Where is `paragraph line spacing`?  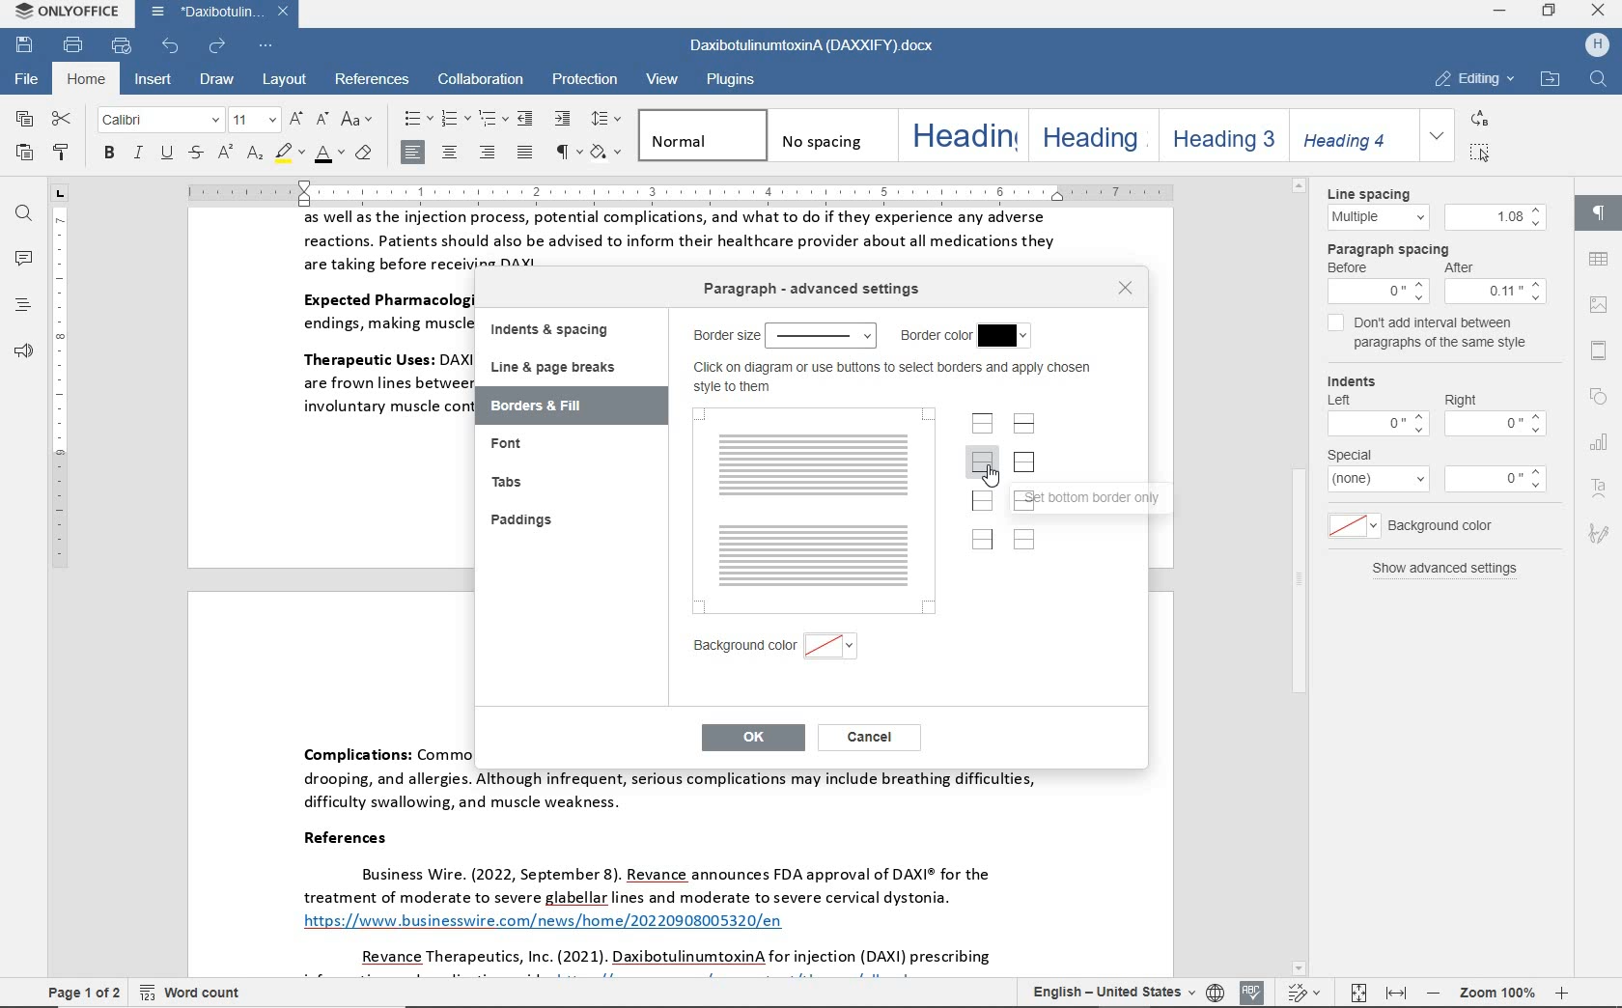 paragraph line spacing is located at coordinates (607, 119).